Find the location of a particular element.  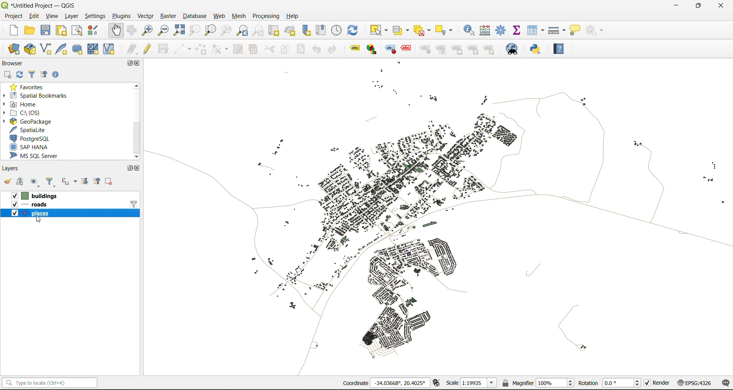

collapse all is located at coordinates (99, 182).